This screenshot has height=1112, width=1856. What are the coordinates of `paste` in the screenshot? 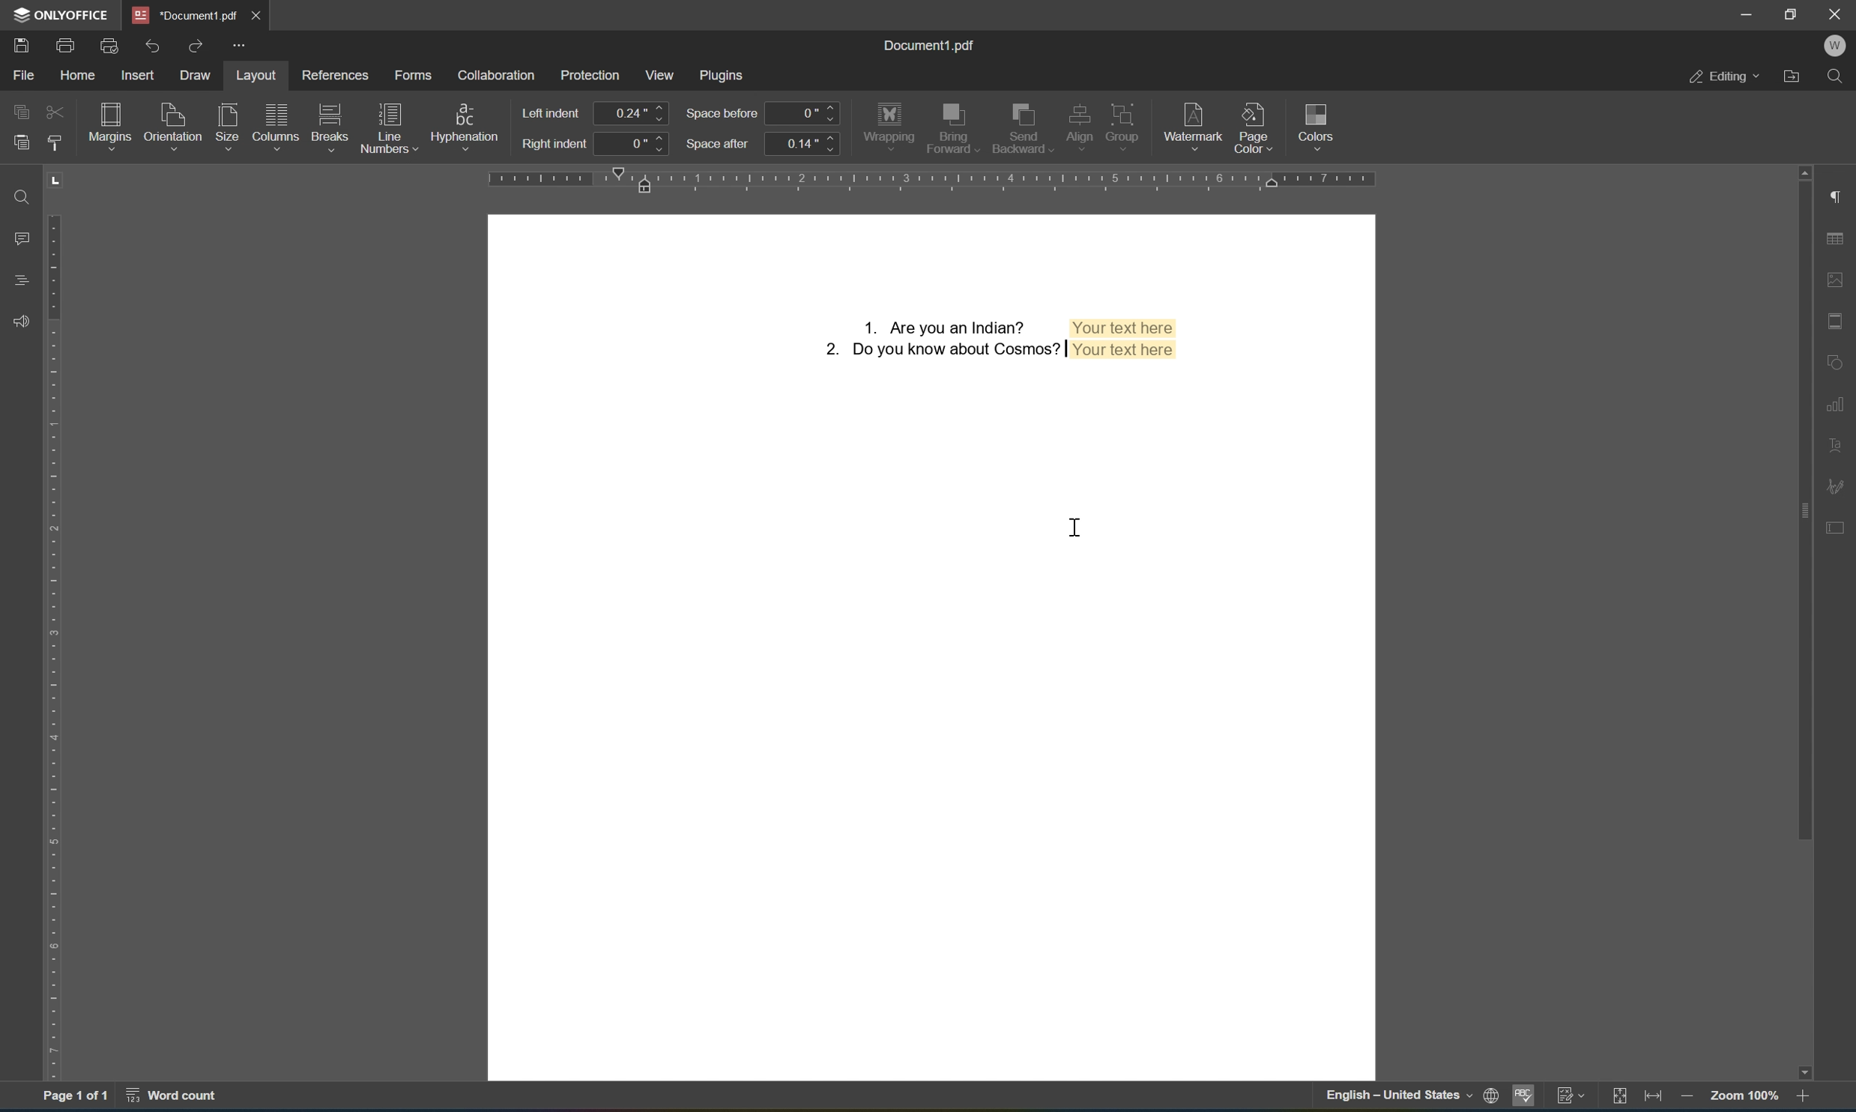 It's located at (23, 142).